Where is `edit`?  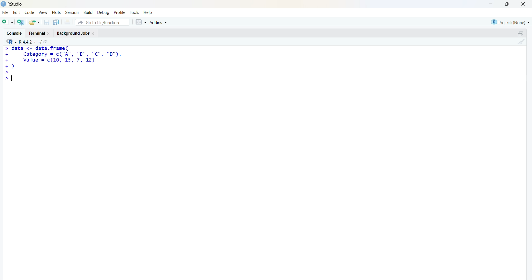
edit is located at coordinates (17, 12).